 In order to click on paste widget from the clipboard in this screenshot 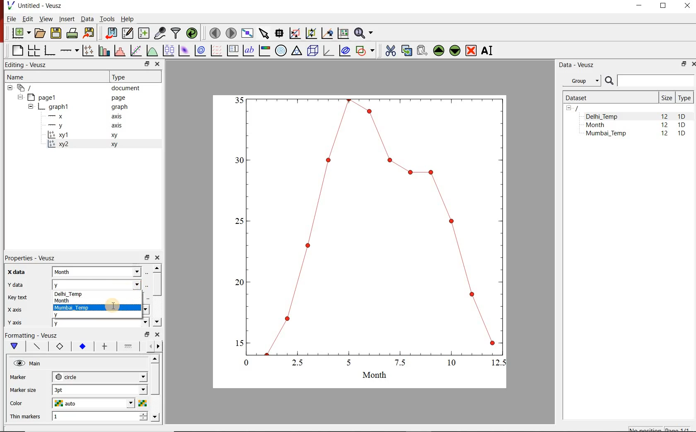, I will do `click(423, 50)`.